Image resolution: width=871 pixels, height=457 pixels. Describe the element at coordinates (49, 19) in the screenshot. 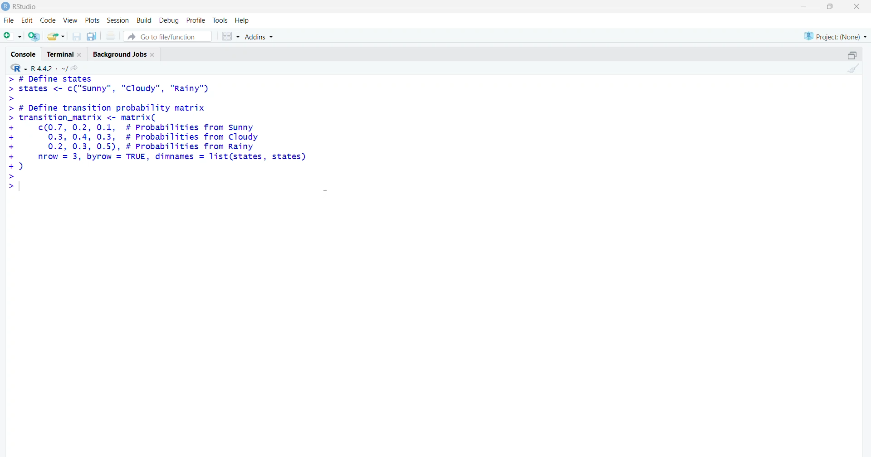

I see `code` at that location.